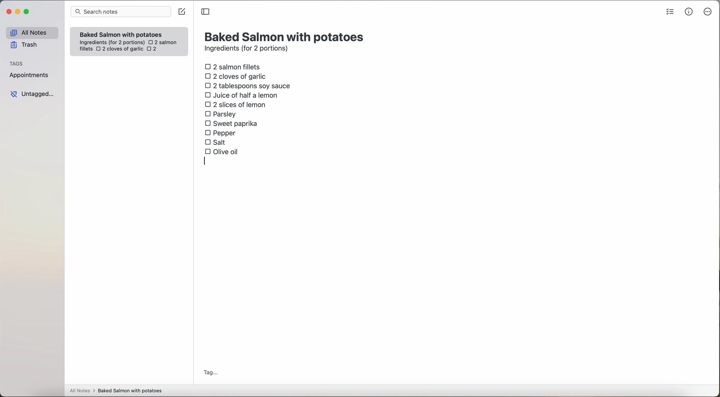 The height and width of the screenshot is (397, 720). What do you see at coordinates (27, 11) in the screenshot?
I see `maximize` at bounding box center [27, 11].